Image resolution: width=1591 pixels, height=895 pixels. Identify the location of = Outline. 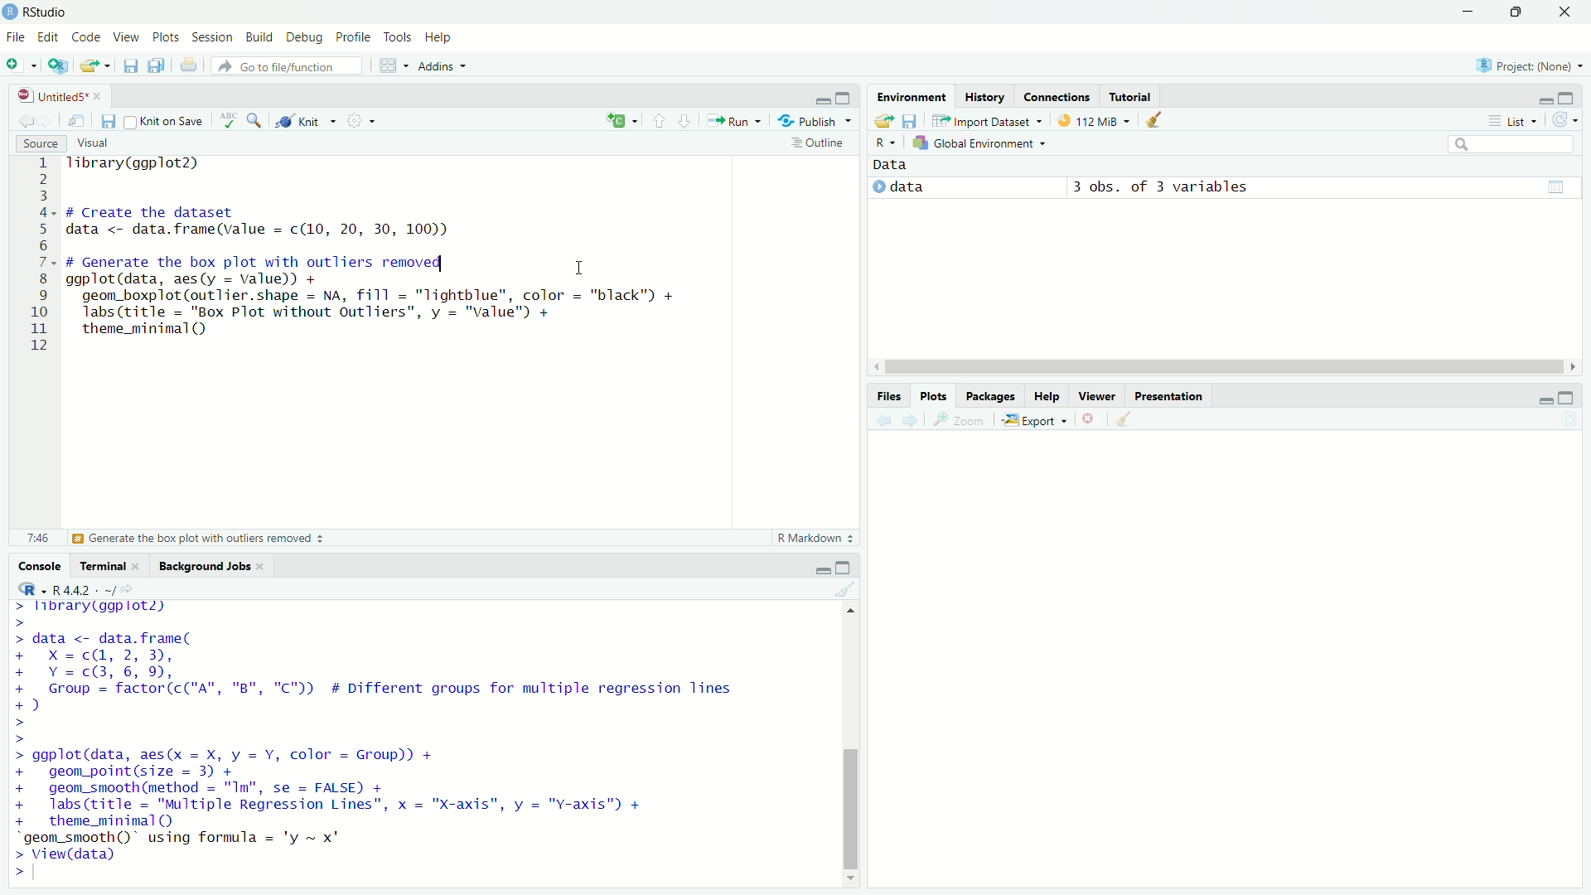
(818, 142).